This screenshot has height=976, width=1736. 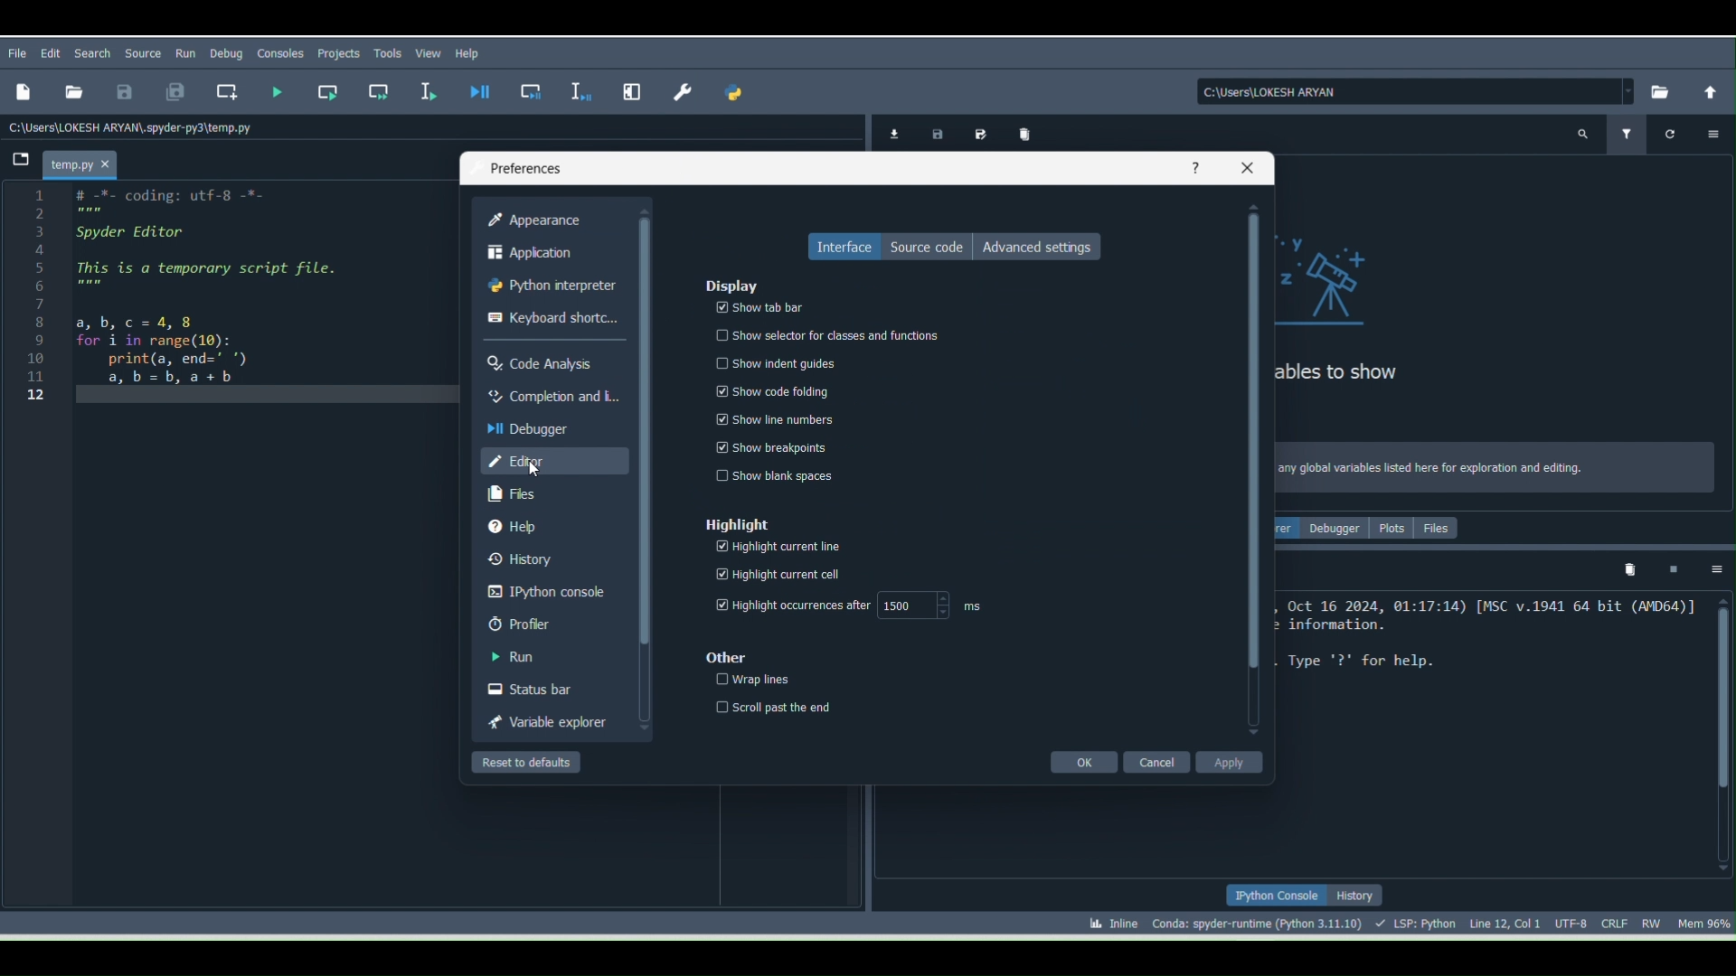 What do you see at coordinates (1417, 91) in the screenshot?
I see `File path` at bounding box center [1417, 91].